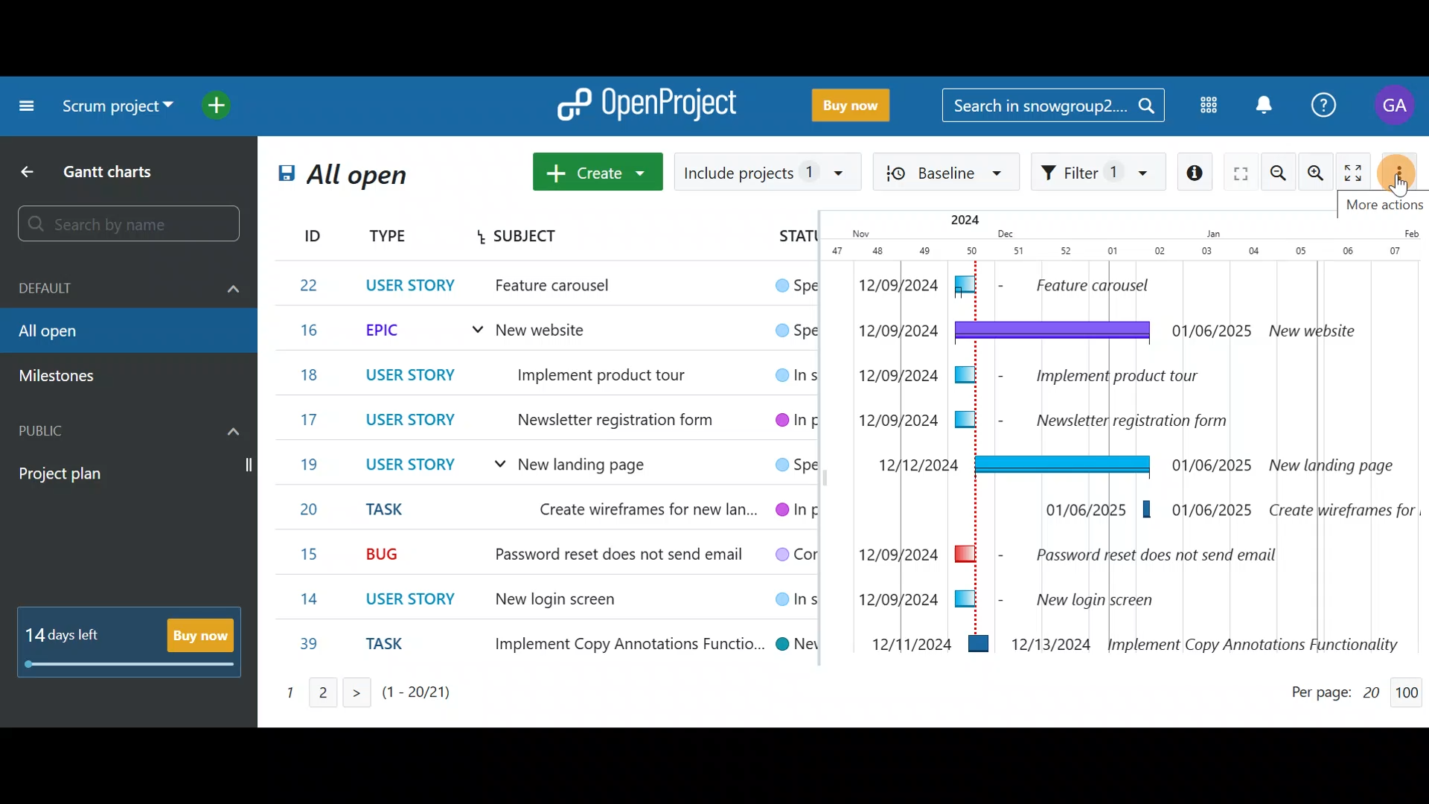  I want to click on 16, so click(313, 331).